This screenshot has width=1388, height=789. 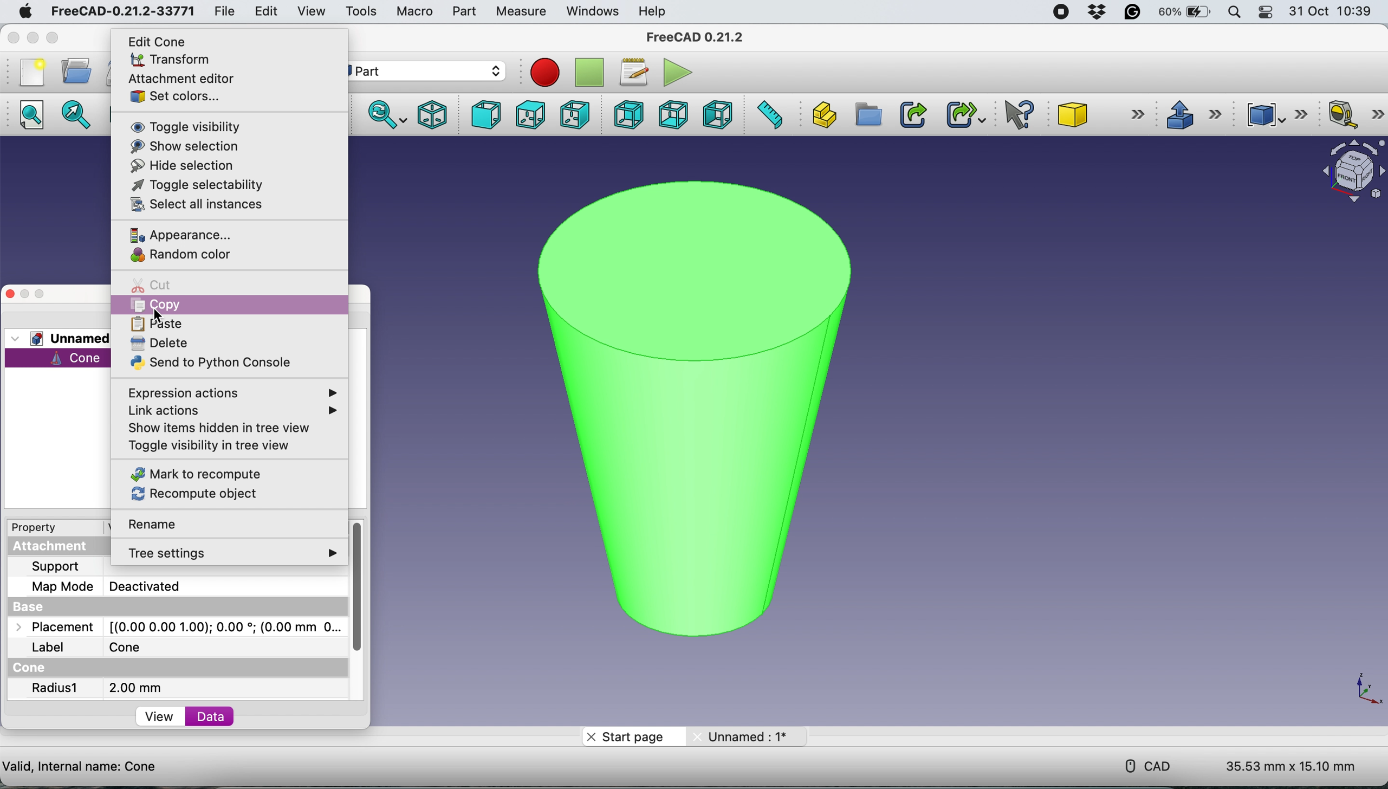 What do you see at coordinates (670, 114) in the screenshot?
I see `bottom` at bounding box center [670, 114].